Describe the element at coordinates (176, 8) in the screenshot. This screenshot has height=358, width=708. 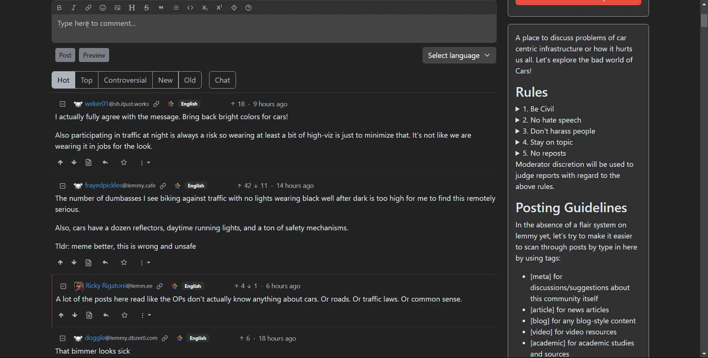
I see `list` at that location.